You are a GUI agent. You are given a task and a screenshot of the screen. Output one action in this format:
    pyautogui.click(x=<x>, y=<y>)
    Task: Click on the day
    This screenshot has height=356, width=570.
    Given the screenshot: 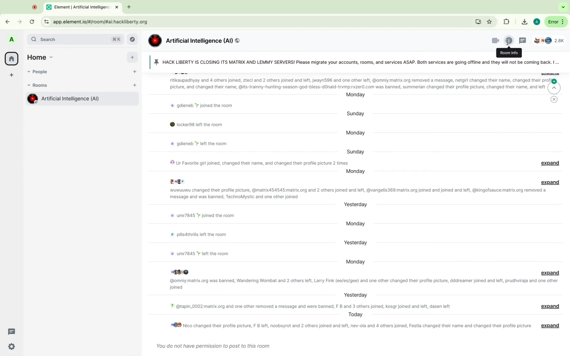 What is the action you would take?
    pyautogui.click(x=355, y=172)
    